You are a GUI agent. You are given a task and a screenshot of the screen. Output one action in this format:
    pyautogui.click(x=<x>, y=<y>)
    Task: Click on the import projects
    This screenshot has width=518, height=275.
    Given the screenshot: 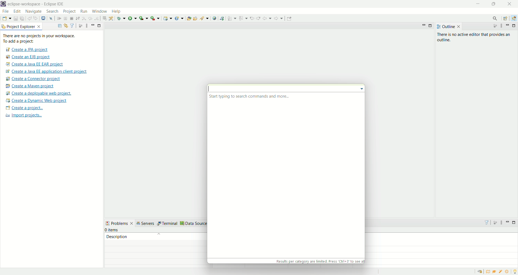 What is the action you would take?
    pyautogui.click(x=26, y=116)
    